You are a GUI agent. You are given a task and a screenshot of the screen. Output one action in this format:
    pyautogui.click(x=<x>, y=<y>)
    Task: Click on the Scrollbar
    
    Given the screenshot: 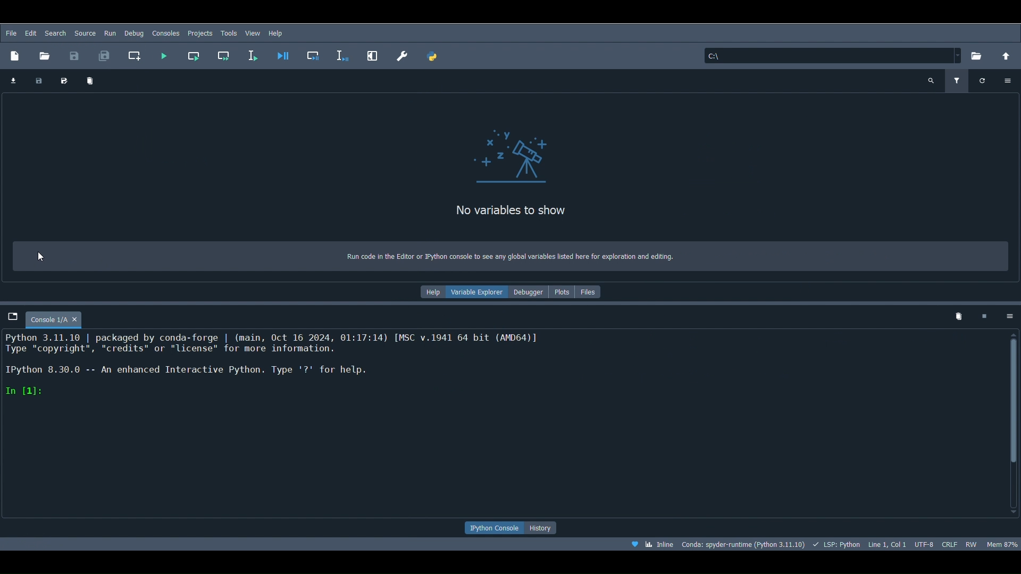 What is the action you would take?
    pyautogui.click(x=1015, y=423)
    